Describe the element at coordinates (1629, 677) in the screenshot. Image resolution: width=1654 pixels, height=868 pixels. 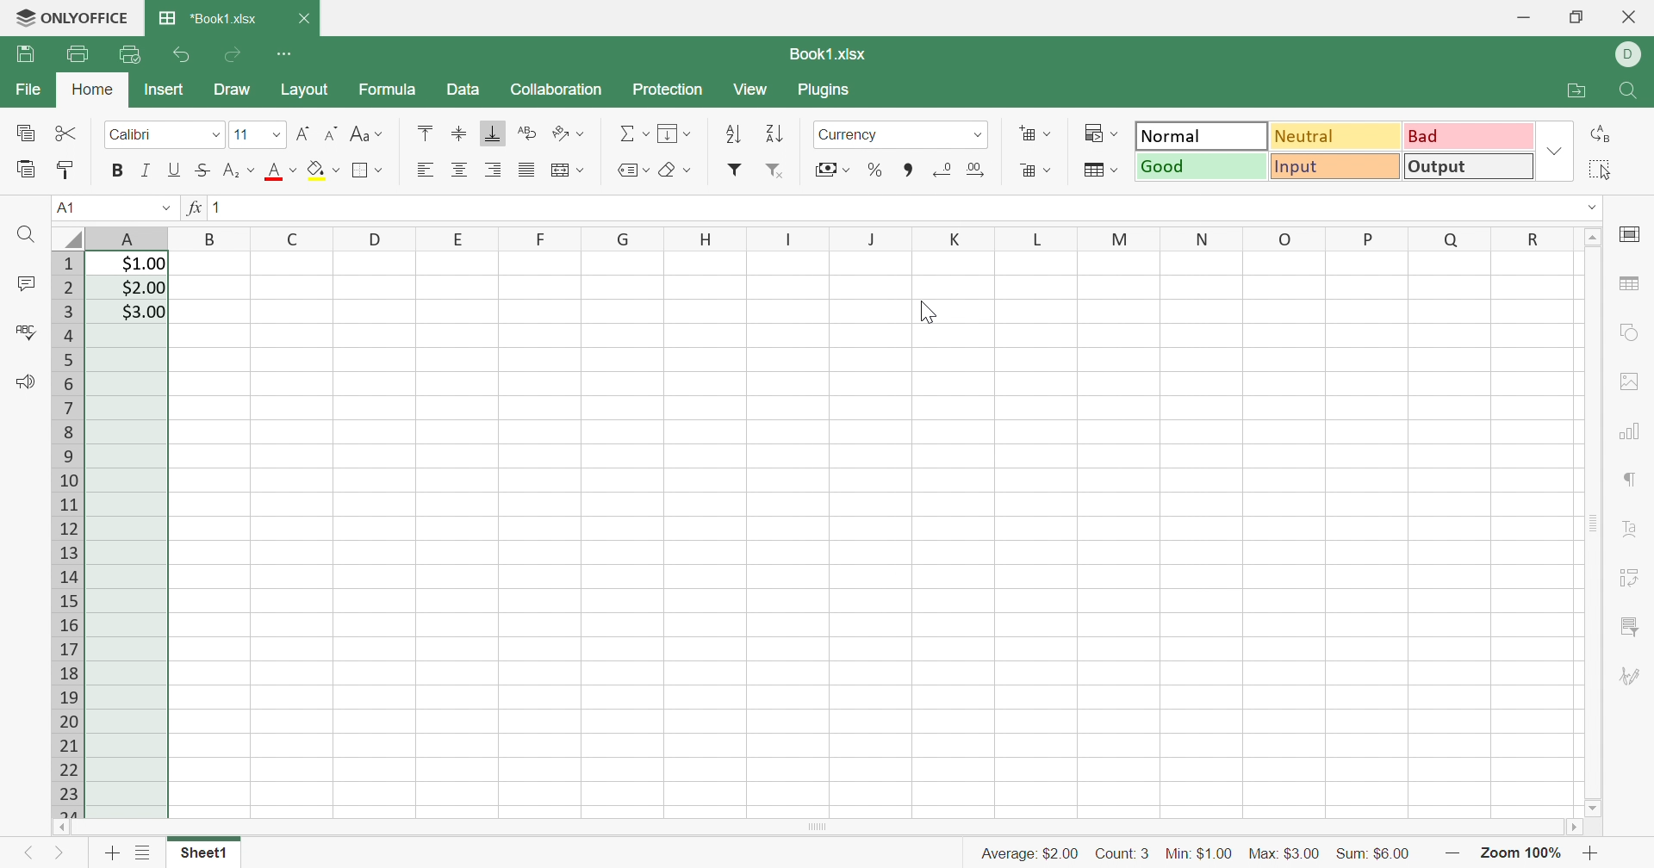
I see `Signature settings` at that location.